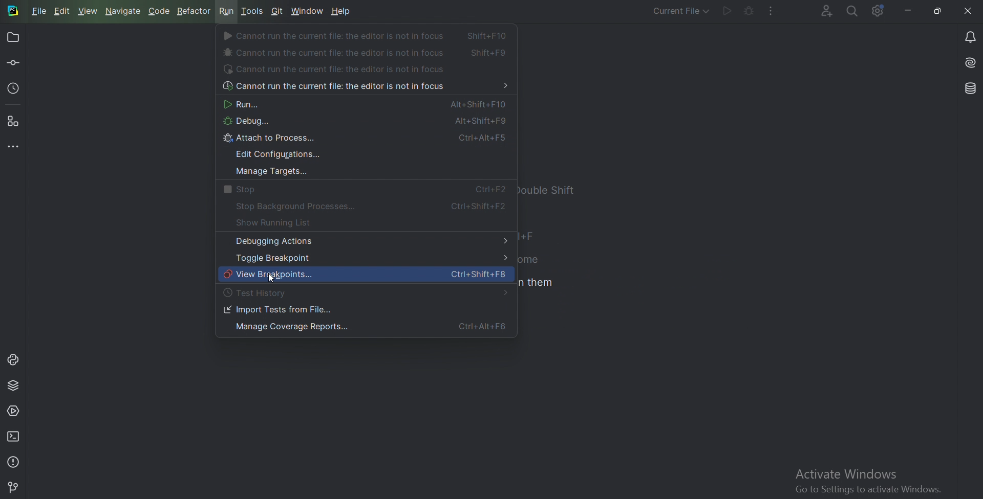 This screenshot has width=983, height=499. What do you see at coordinates (867, 482) in the screenshot?
I see `Windows information` at bounding box center [867, 482].